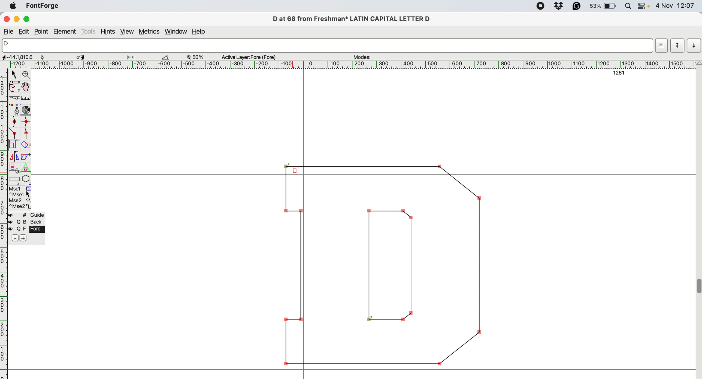 This screenshot has width=702, height=379. Describe the element at coordinates (26, 98) in the screenshot. I see `measure distance between points` at that location.